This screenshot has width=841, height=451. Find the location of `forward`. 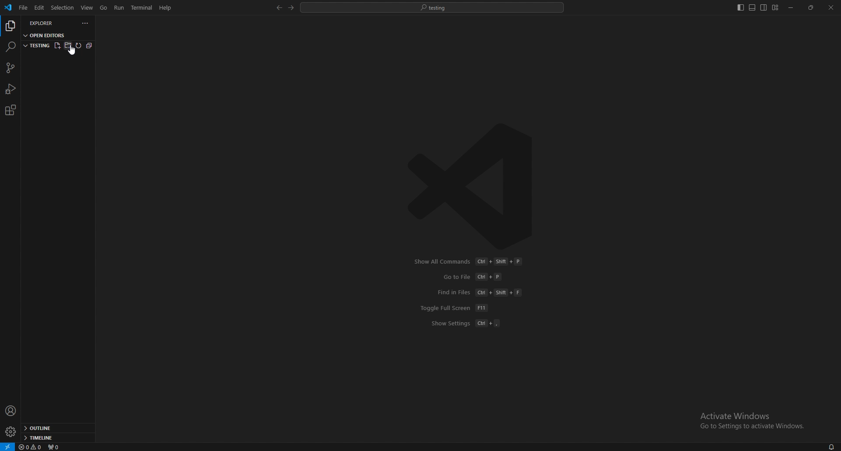

forward is located at coordinates (290, 8).